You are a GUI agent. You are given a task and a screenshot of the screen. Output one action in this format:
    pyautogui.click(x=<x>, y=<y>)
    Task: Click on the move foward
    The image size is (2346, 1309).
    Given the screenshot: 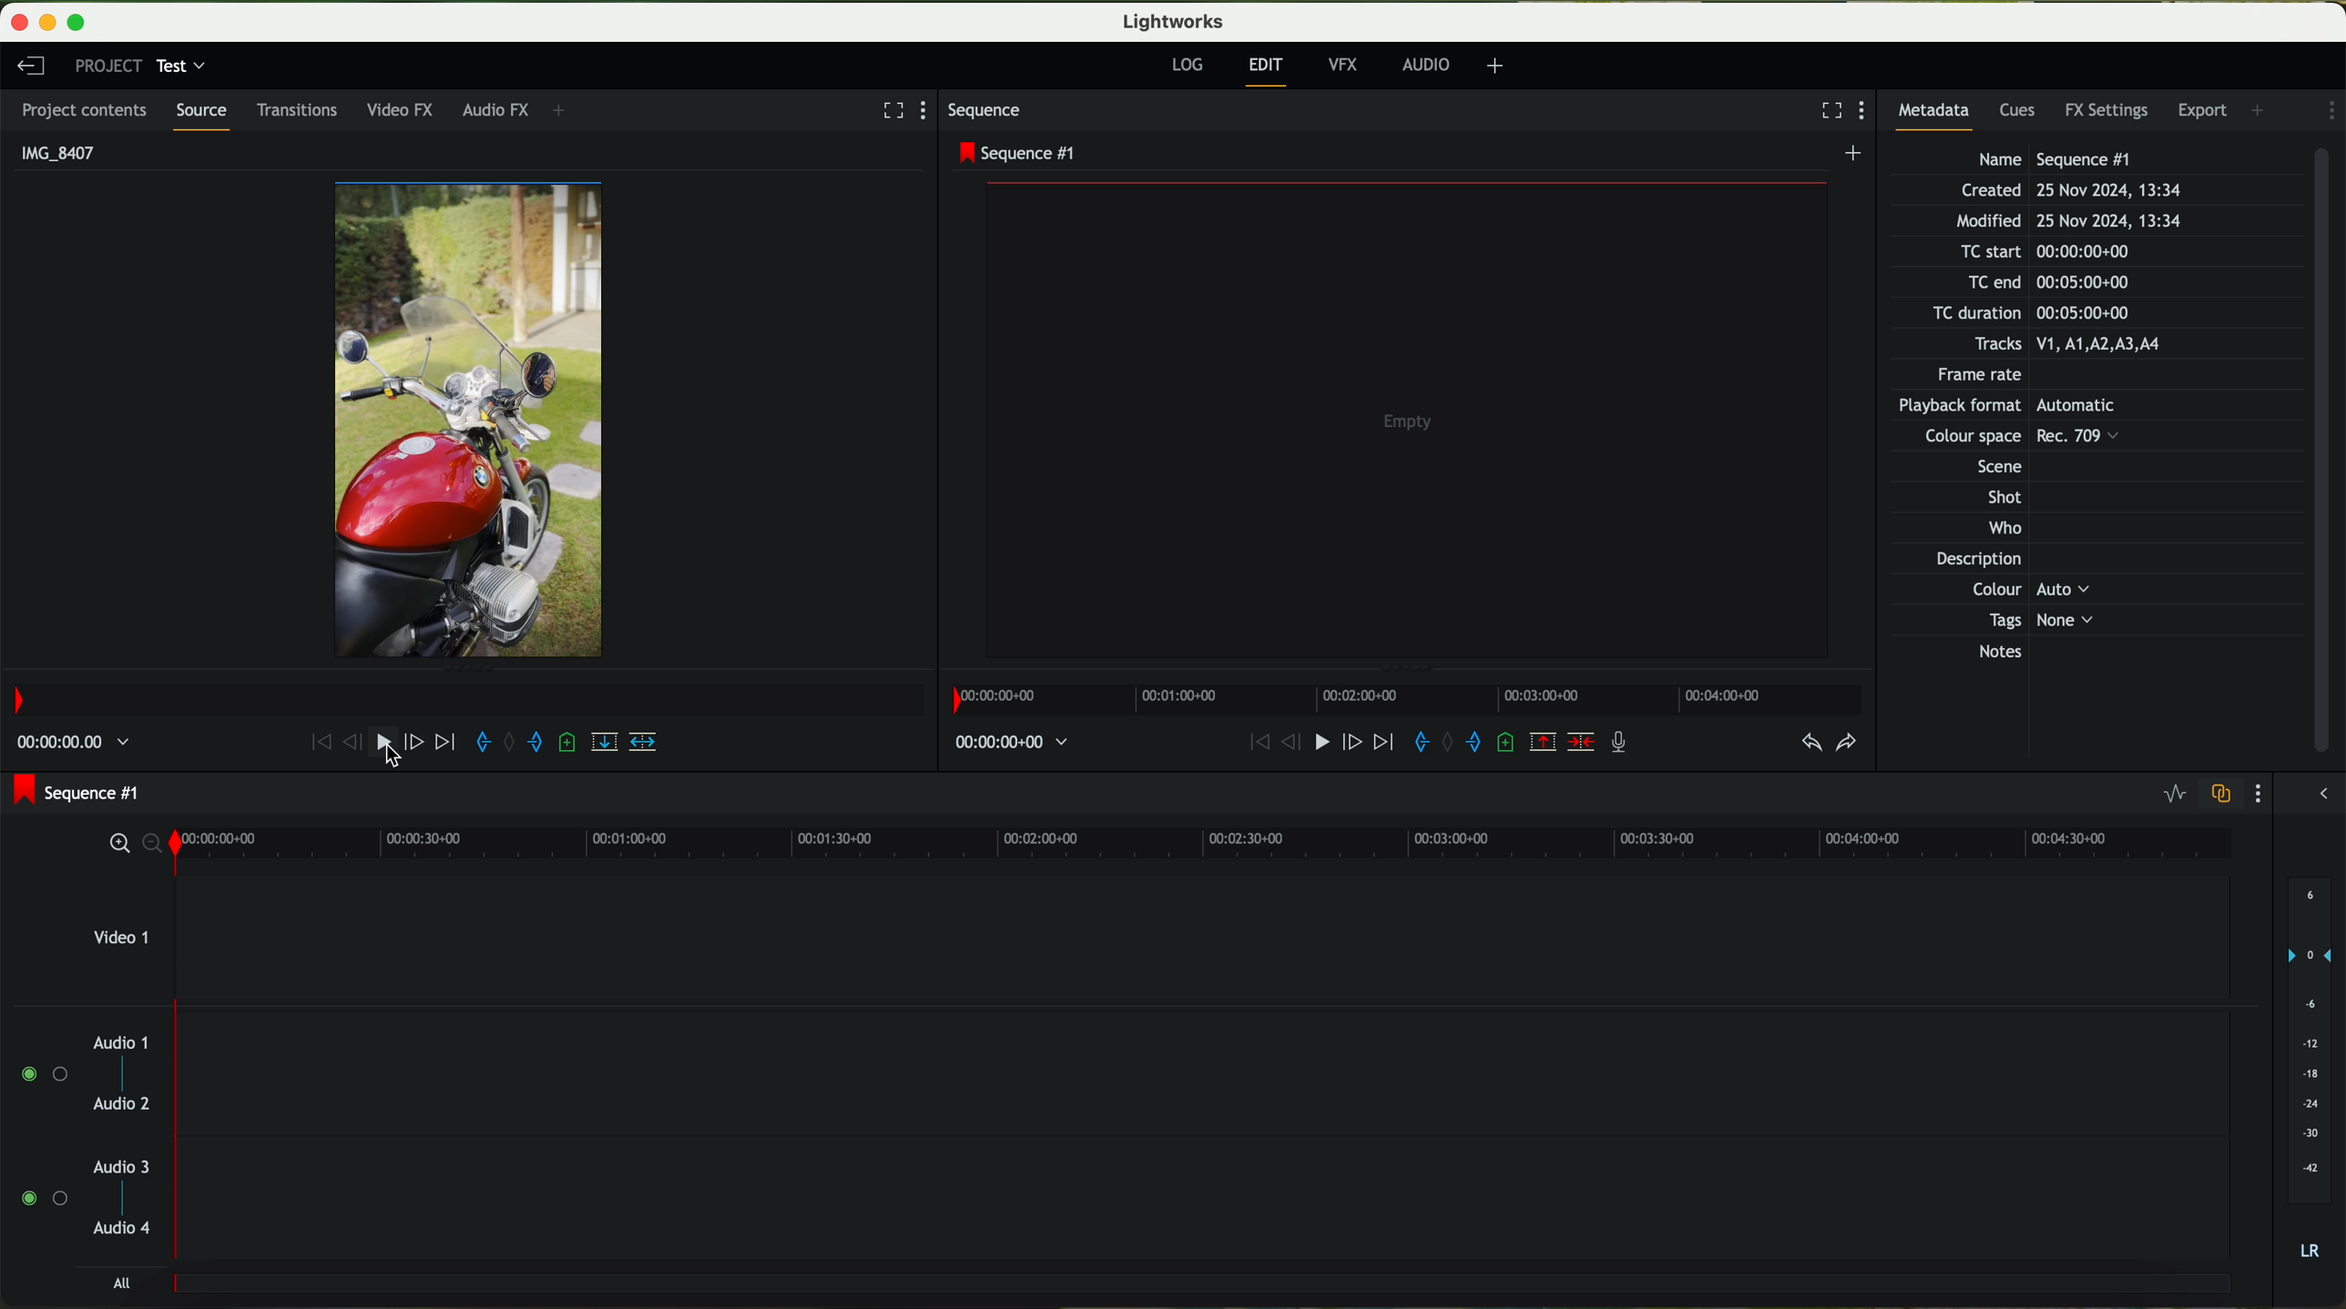 What is the action you would take?
    pyautogui.click(x=444, y=743)
    